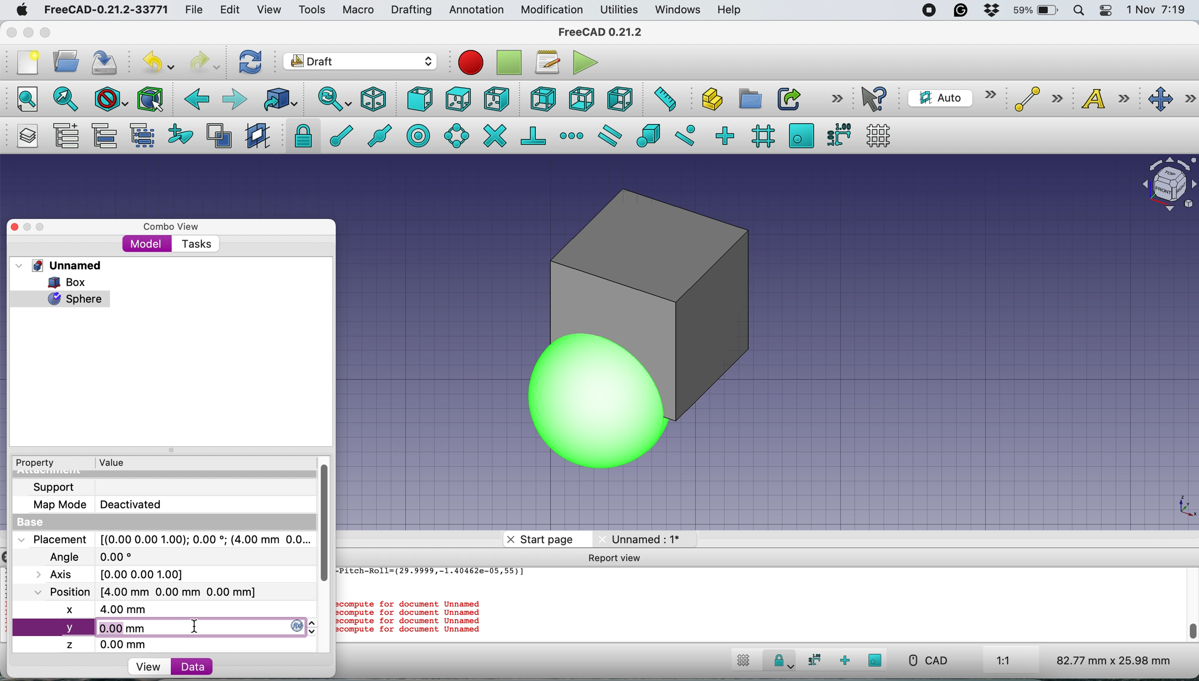 The height and width of the screenshot is (681, 1199). I want to click on file, so click(194, 10).